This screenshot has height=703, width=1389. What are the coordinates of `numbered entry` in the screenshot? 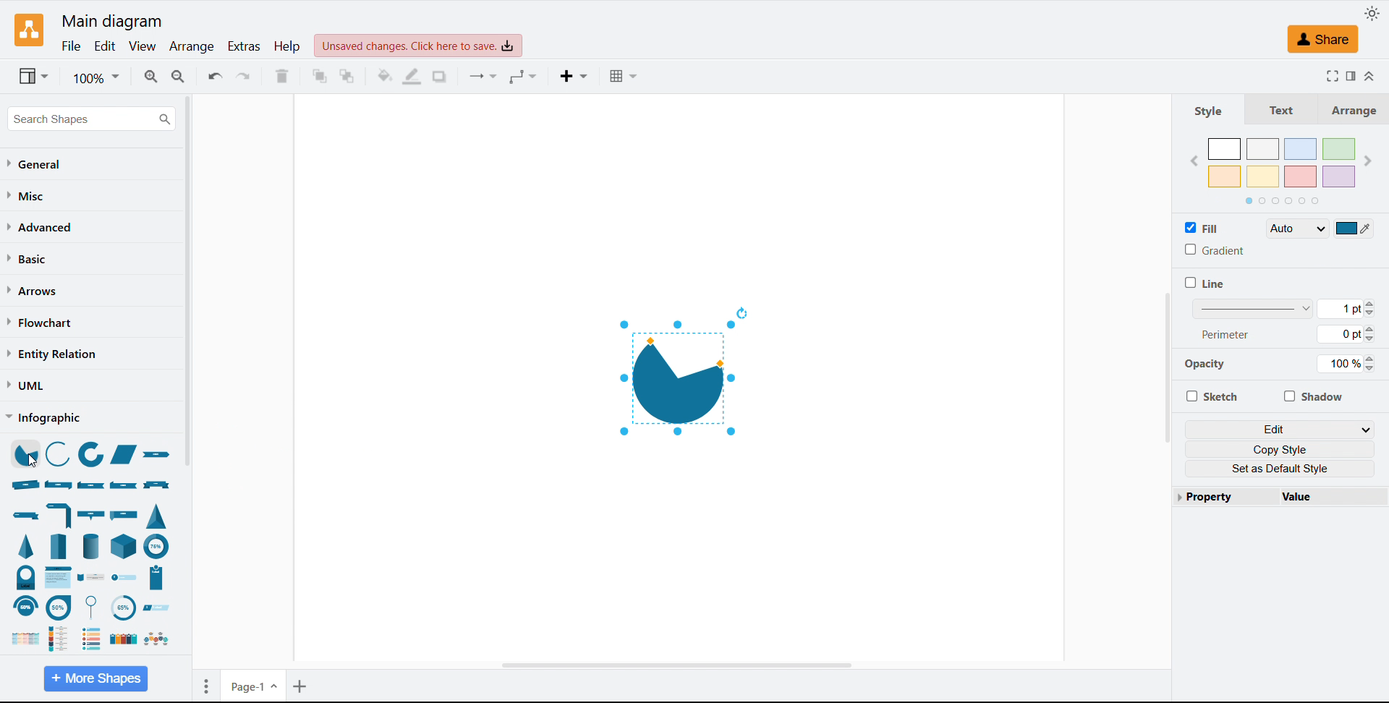 It's located at (125, 576).